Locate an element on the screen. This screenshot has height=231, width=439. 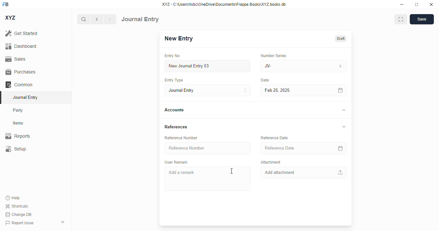
accounts is located at coordinates (174, 110).